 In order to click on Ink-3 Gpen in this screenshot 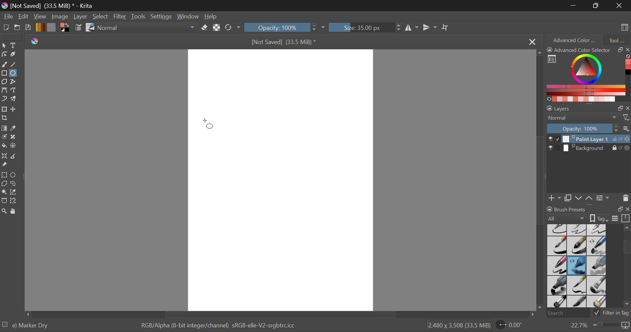, I will do `click(578, 230)`.